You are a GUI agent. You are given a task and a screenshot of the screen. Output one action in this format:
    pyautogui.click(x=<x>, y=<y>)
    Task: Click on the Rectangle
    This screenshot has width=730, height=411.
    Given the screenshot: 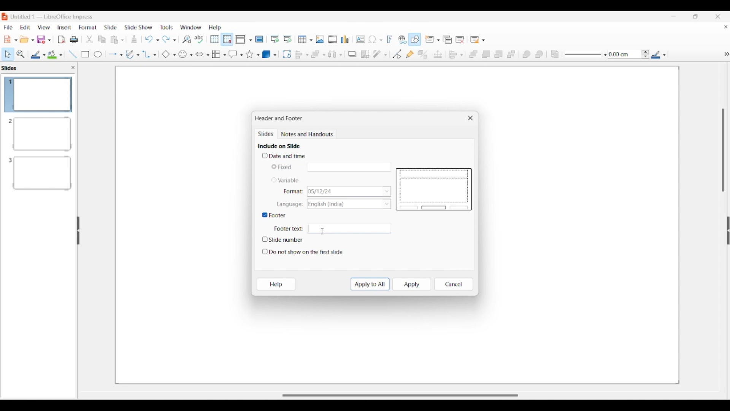 What is the action you would take?
    pyautogui.click(x=83, y=53)
    